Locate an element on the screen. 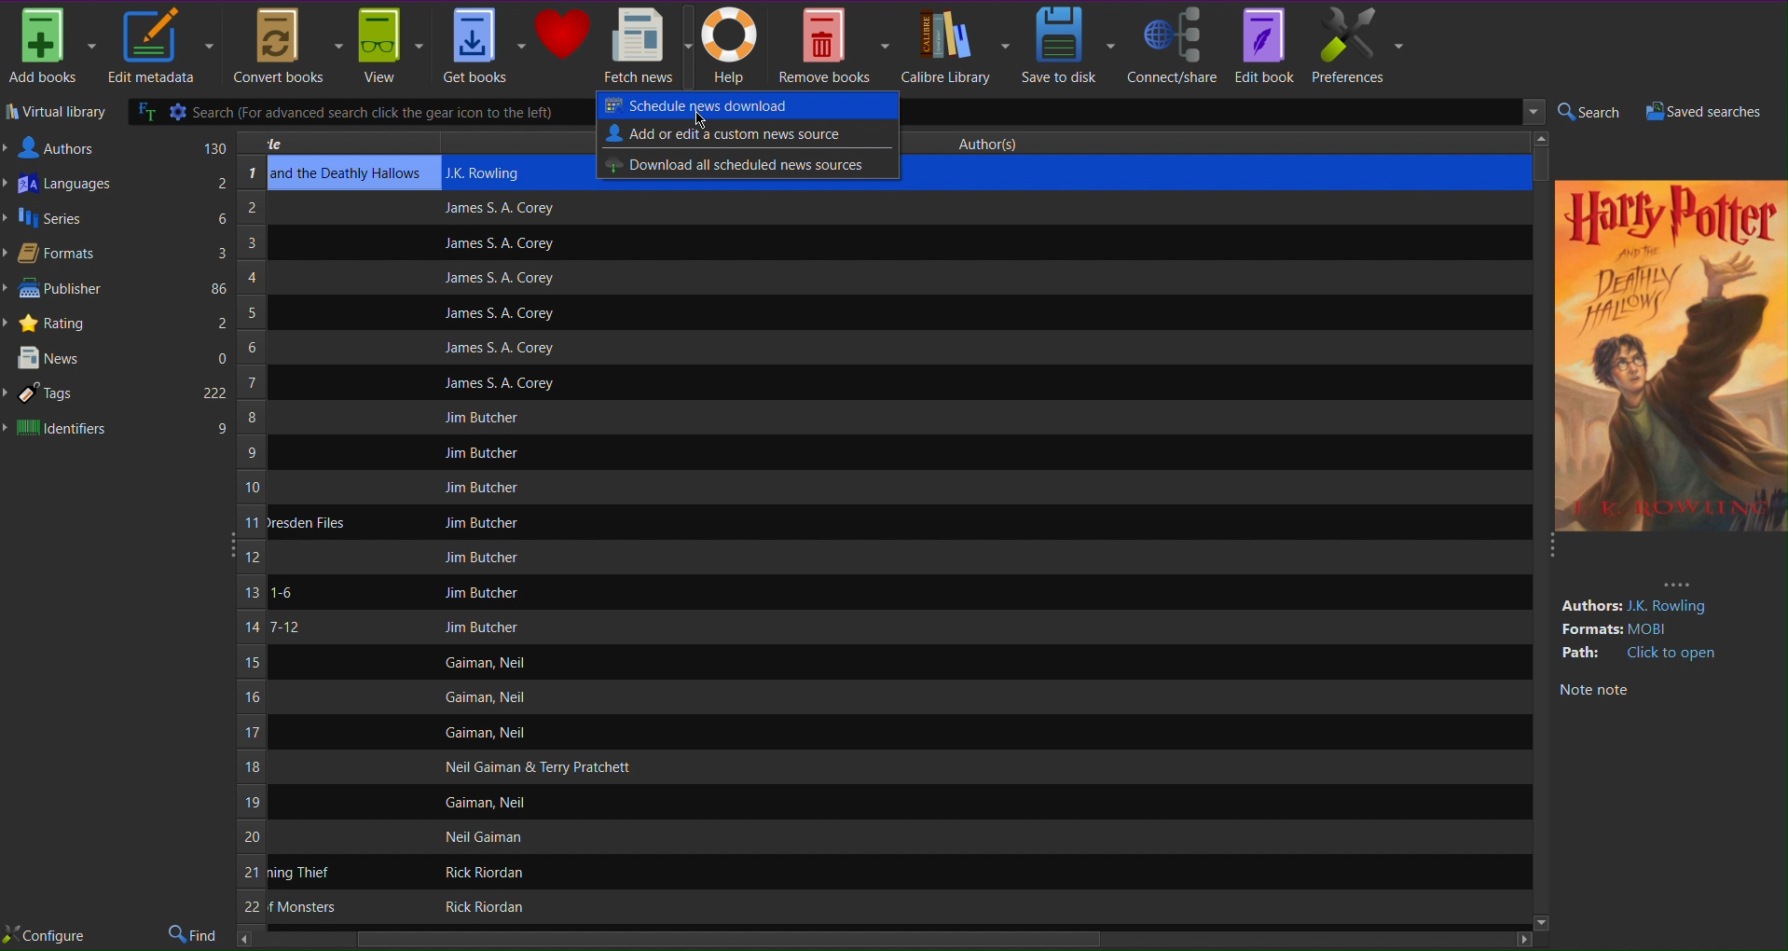 This screenshot has width=1788, height=951. Help is located at coordinates (735, 46).